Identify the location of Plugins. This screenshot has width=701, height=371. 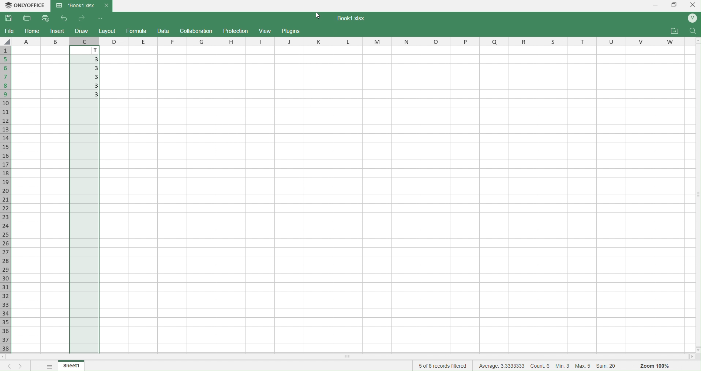
(290, 30).